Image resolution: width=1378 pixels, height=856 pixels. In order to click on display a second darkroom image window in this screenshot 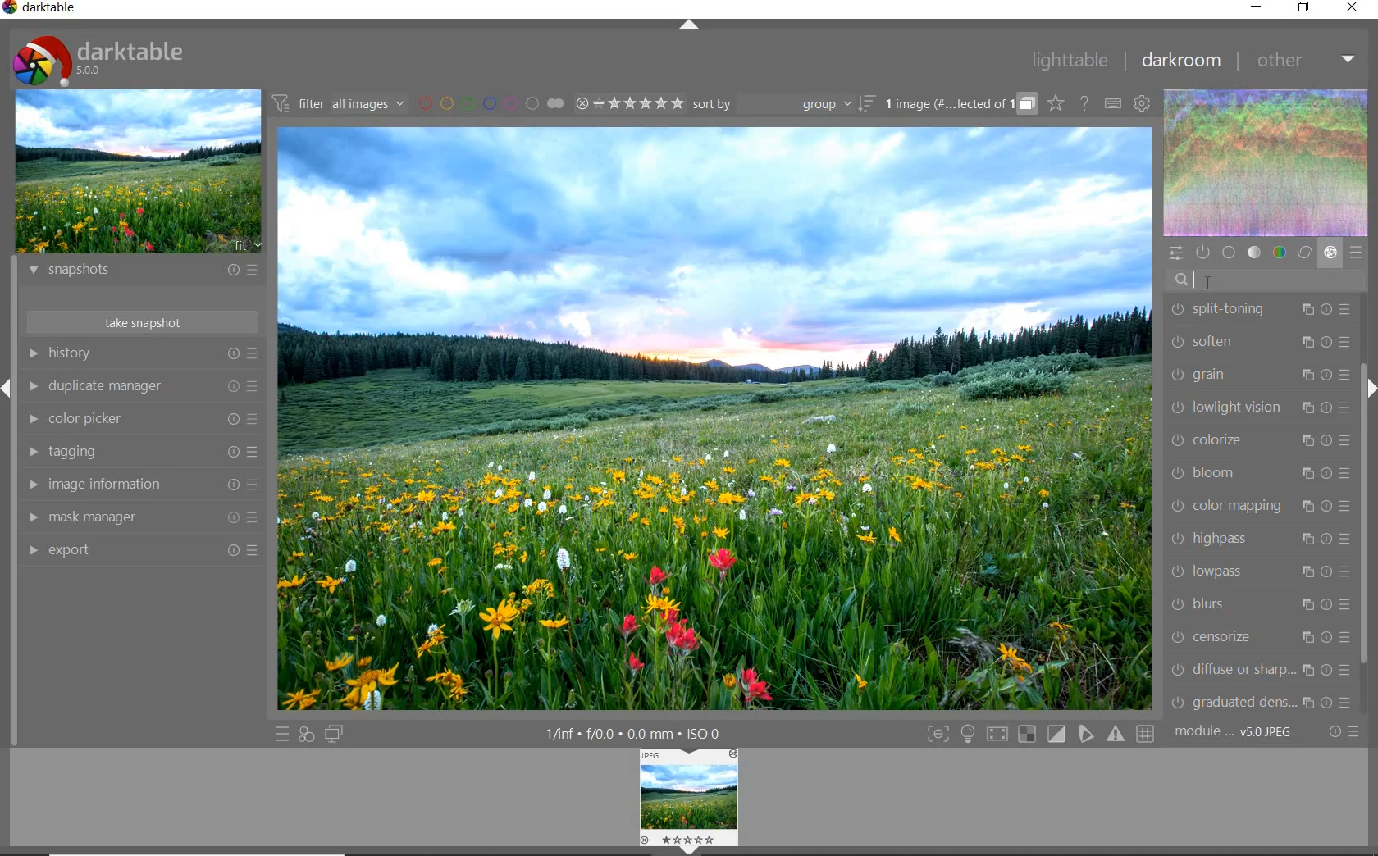, I will do `click(334, 733)`.